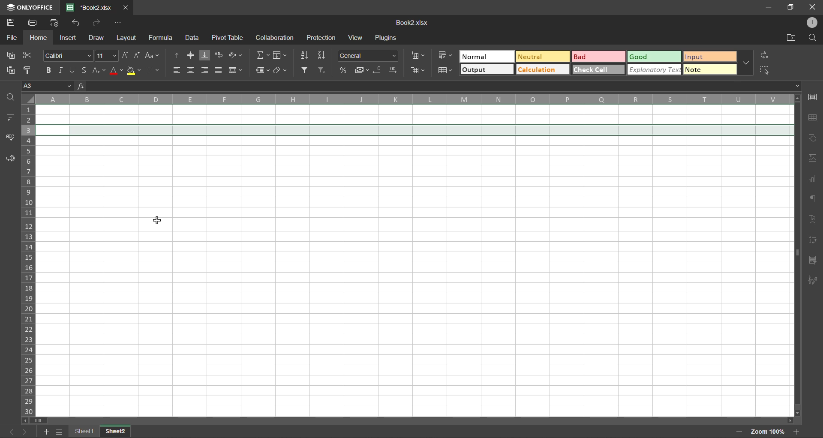 This screenshot has height=438, width=823. What do you see at coordinates (49, 87) in the screenshot?
I see `cell address` at bounding box center [49, 87].